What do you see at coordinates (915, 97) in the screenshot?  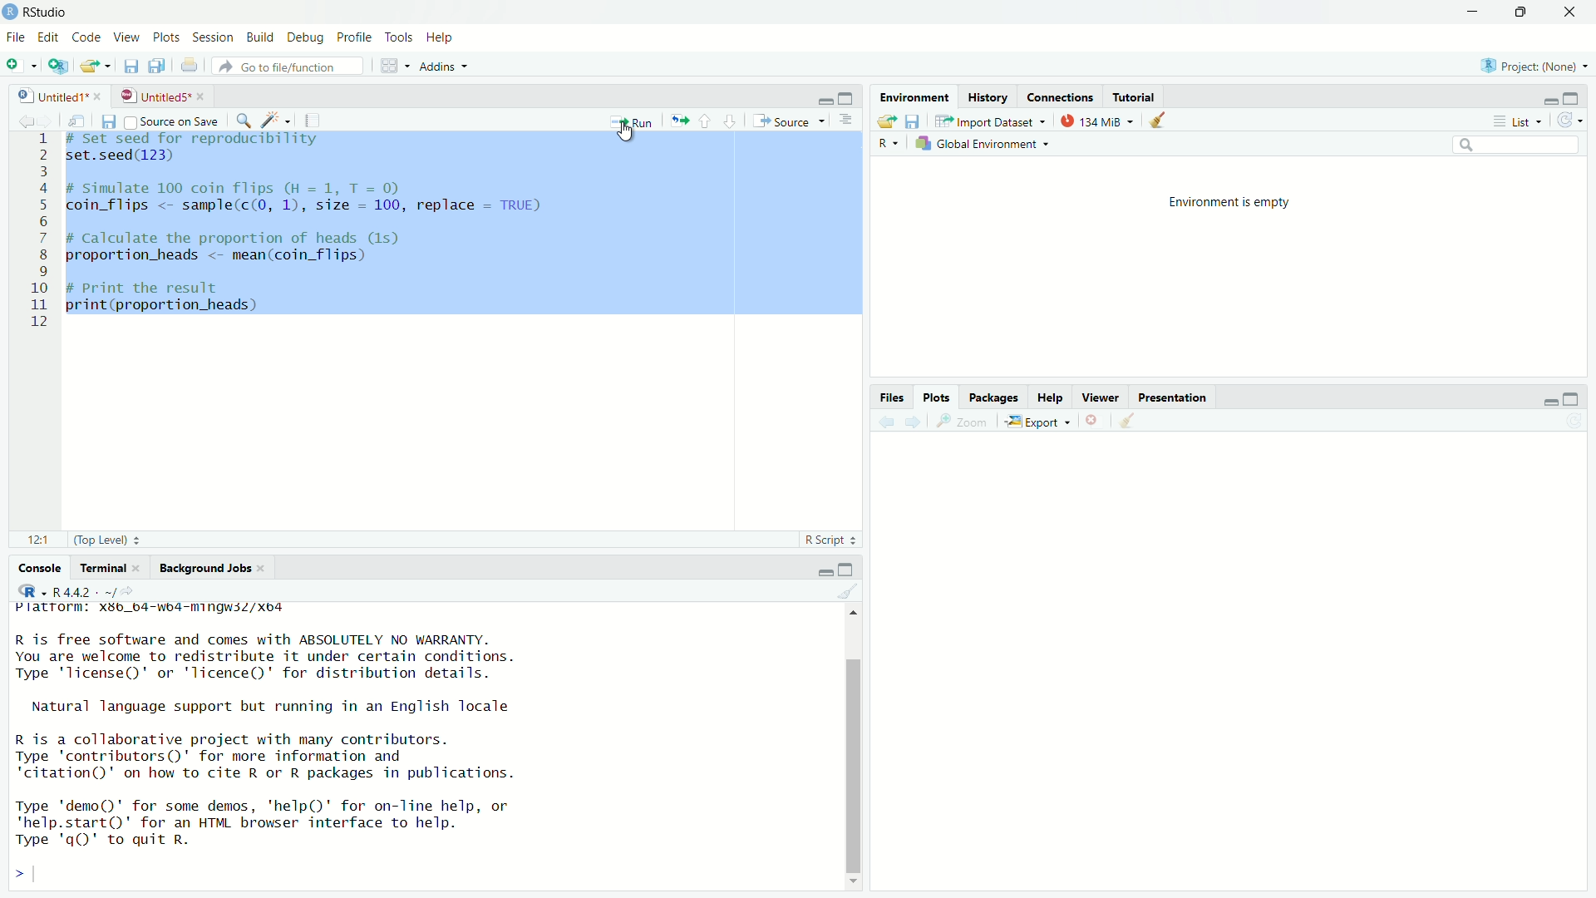 I see `Environment` at bounding box center [915, 97].